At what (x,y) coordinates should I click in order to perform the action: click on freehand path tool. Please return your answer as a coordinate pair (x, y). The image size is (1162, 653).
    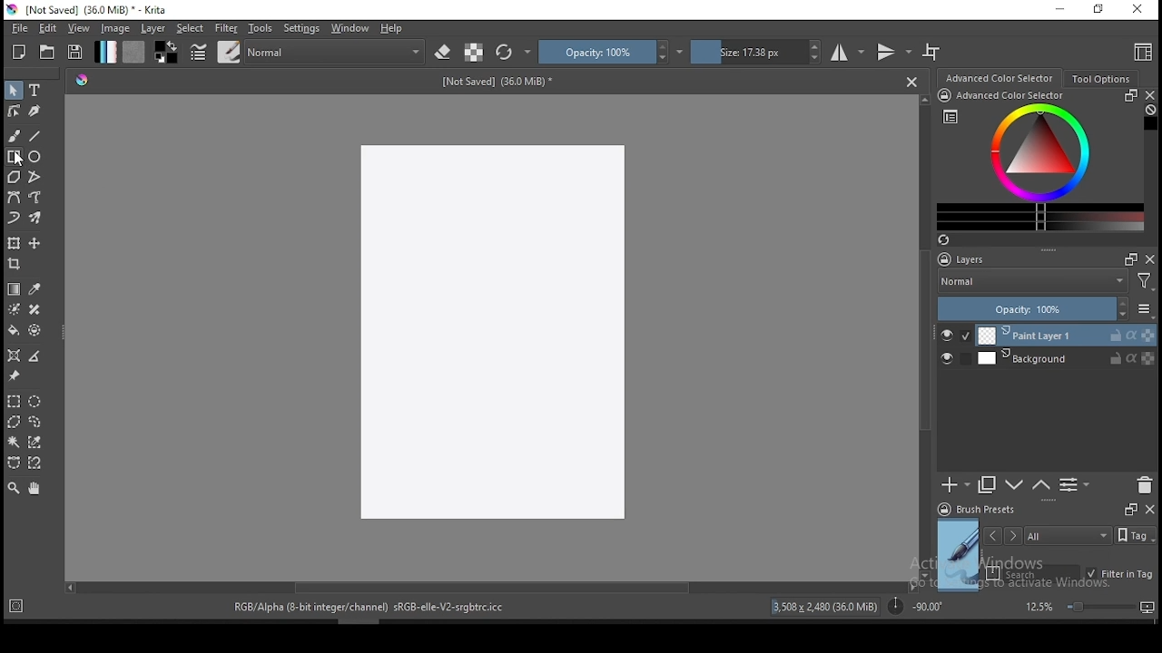
    Looking at the image, I should click on (36, 198).